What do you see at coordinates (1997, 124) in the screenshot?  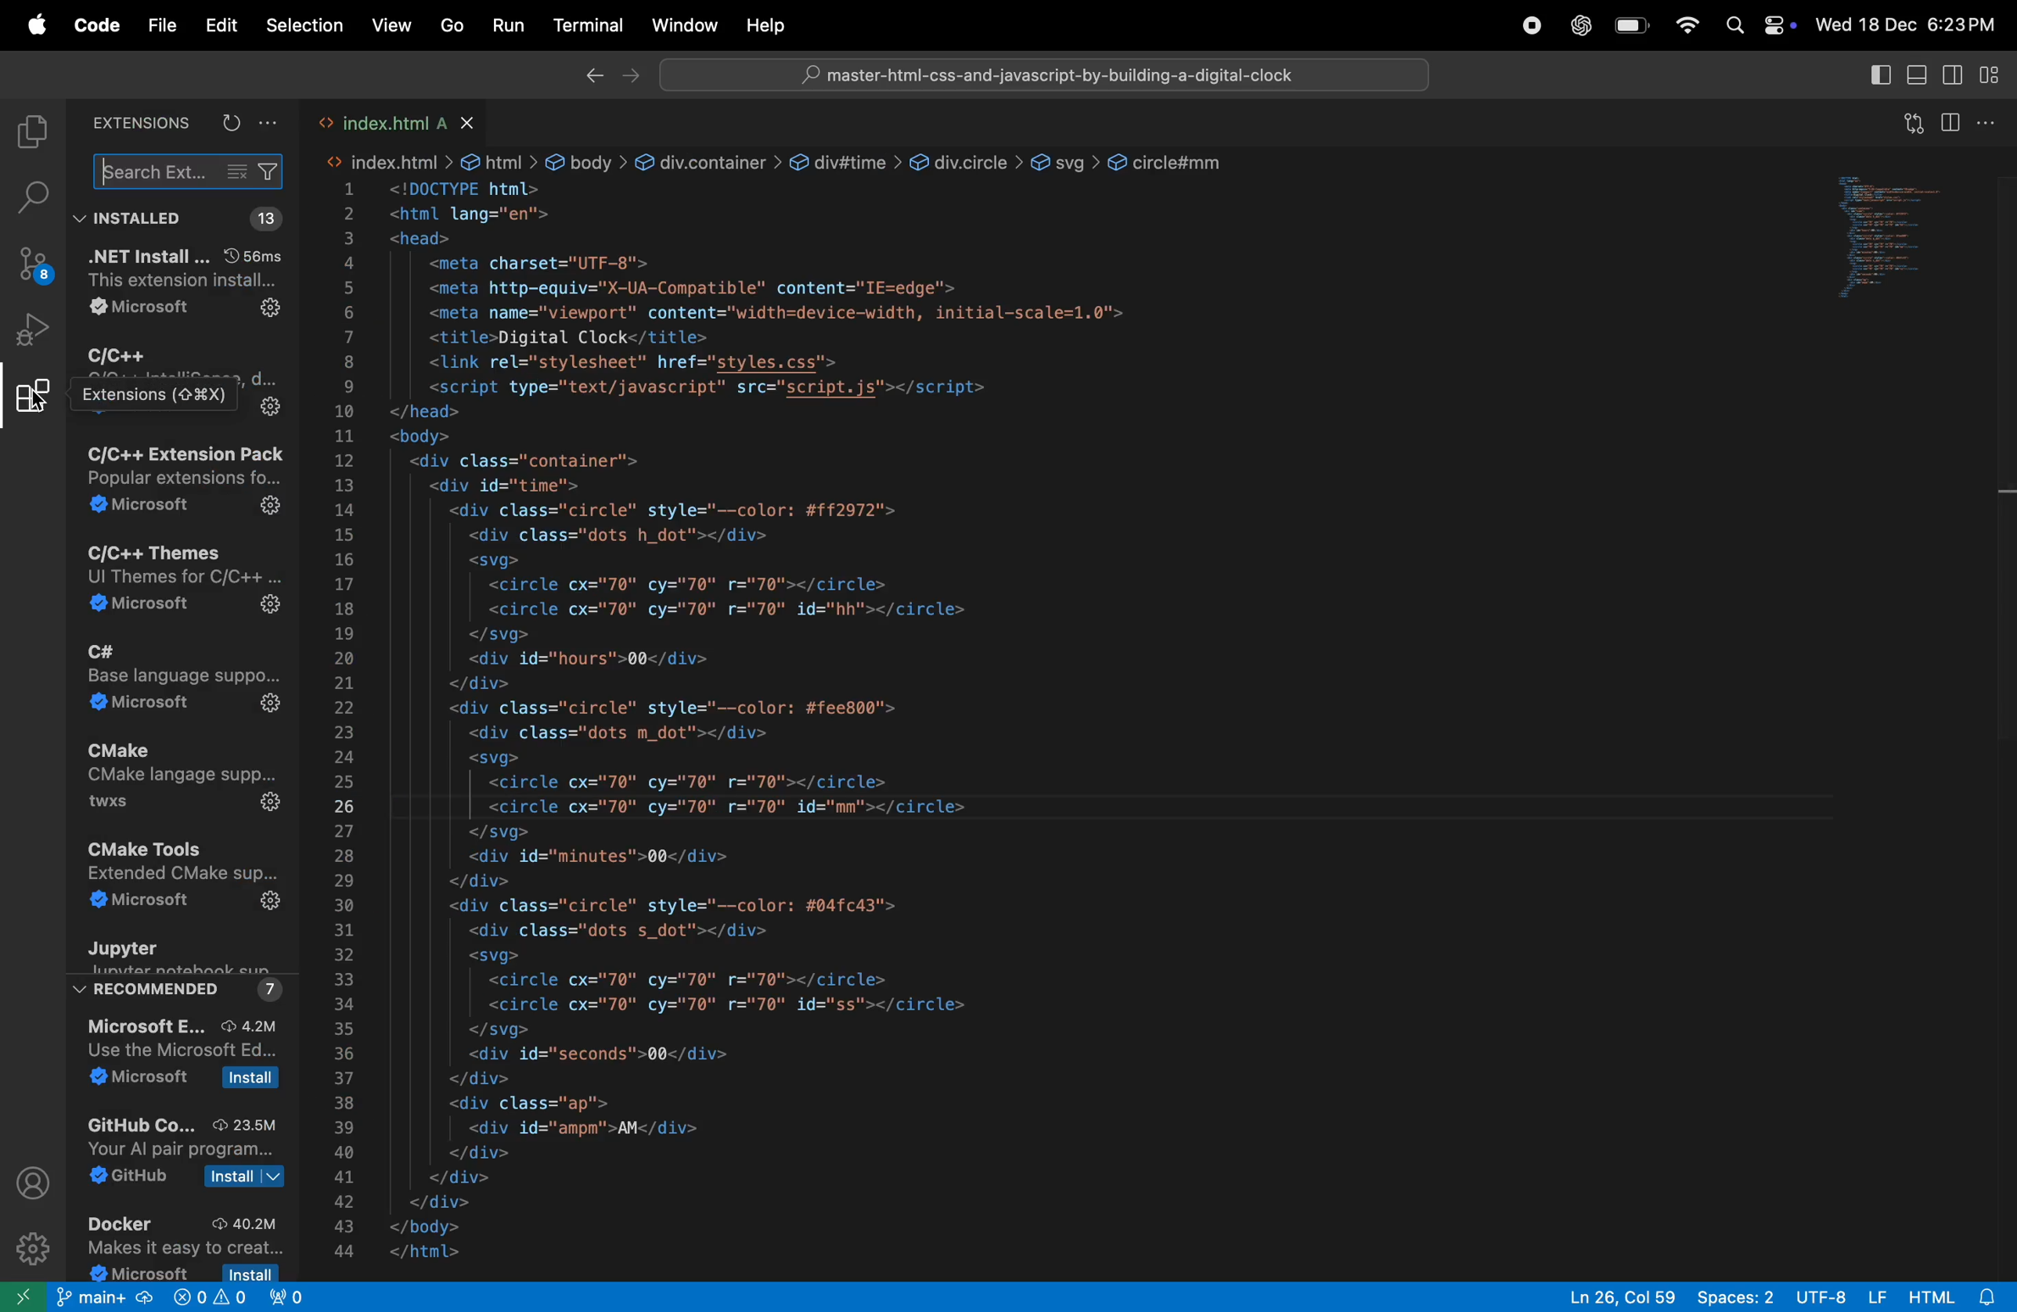 I see `options` at bounding box center [1997, 124].